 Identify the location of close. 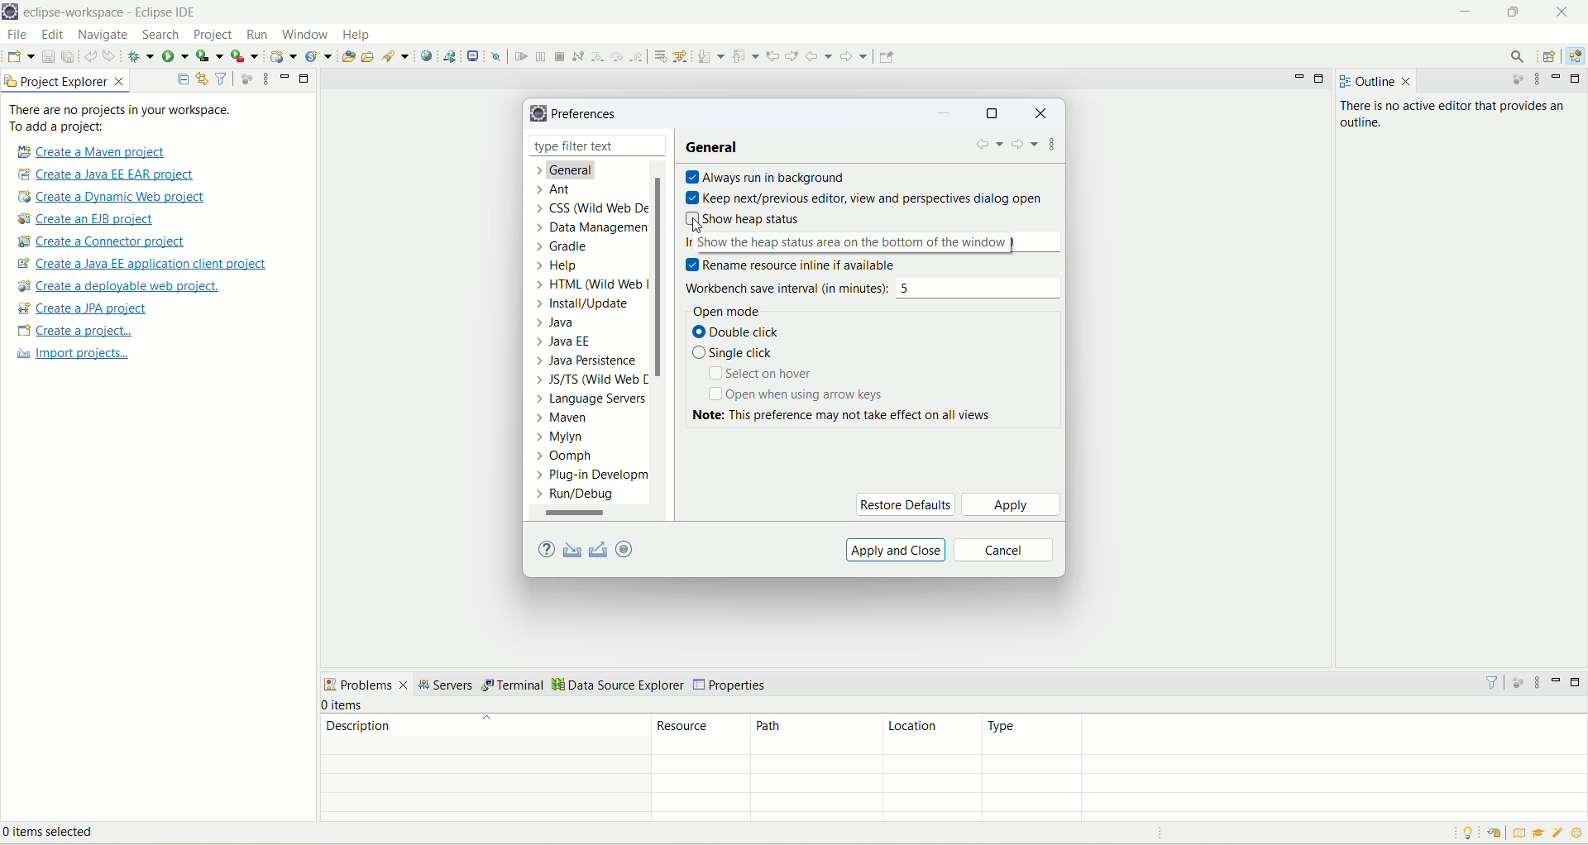
(1407, 82).